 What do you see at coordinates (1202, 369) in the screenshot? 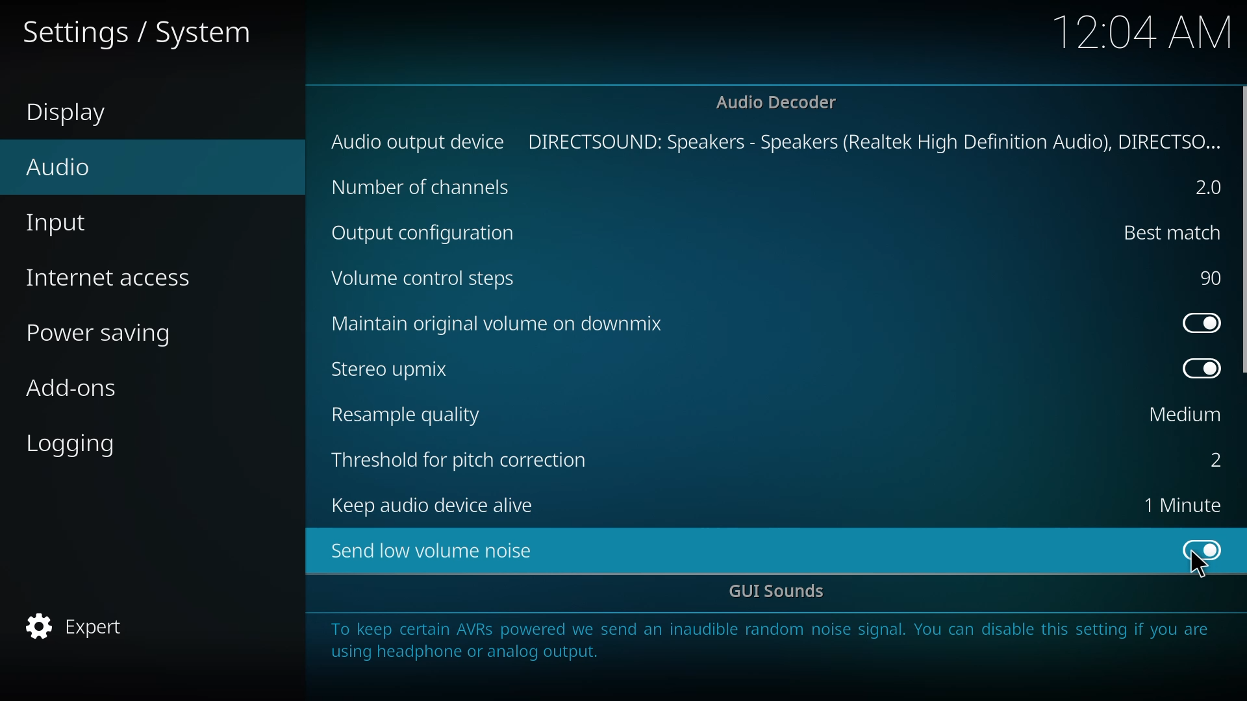
I see `enabled` at bounding box center [1202, 369].